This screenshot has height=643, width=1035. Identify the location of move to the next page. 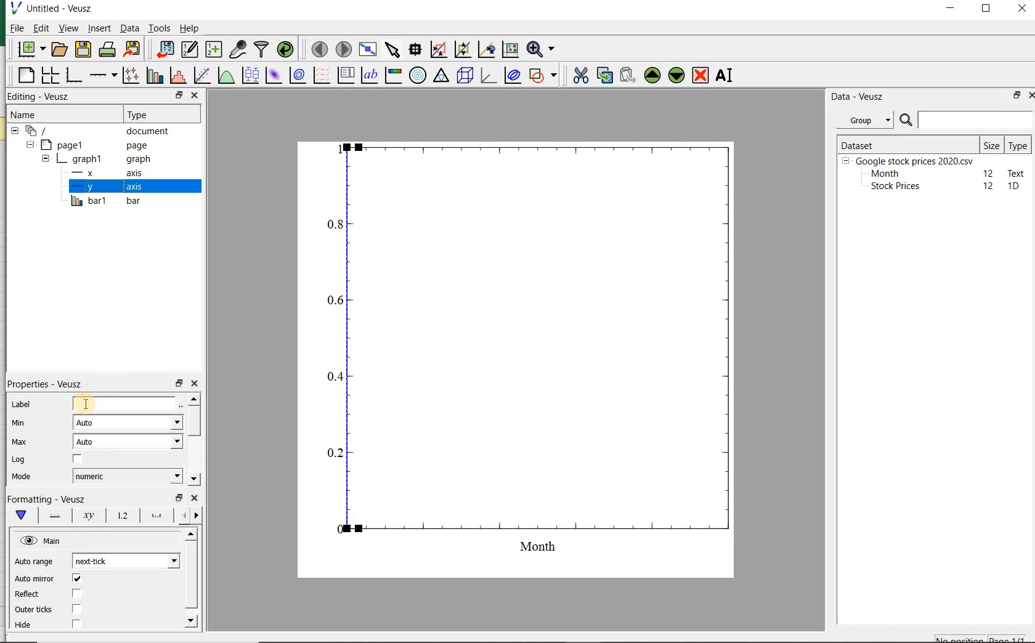
(344, 50).